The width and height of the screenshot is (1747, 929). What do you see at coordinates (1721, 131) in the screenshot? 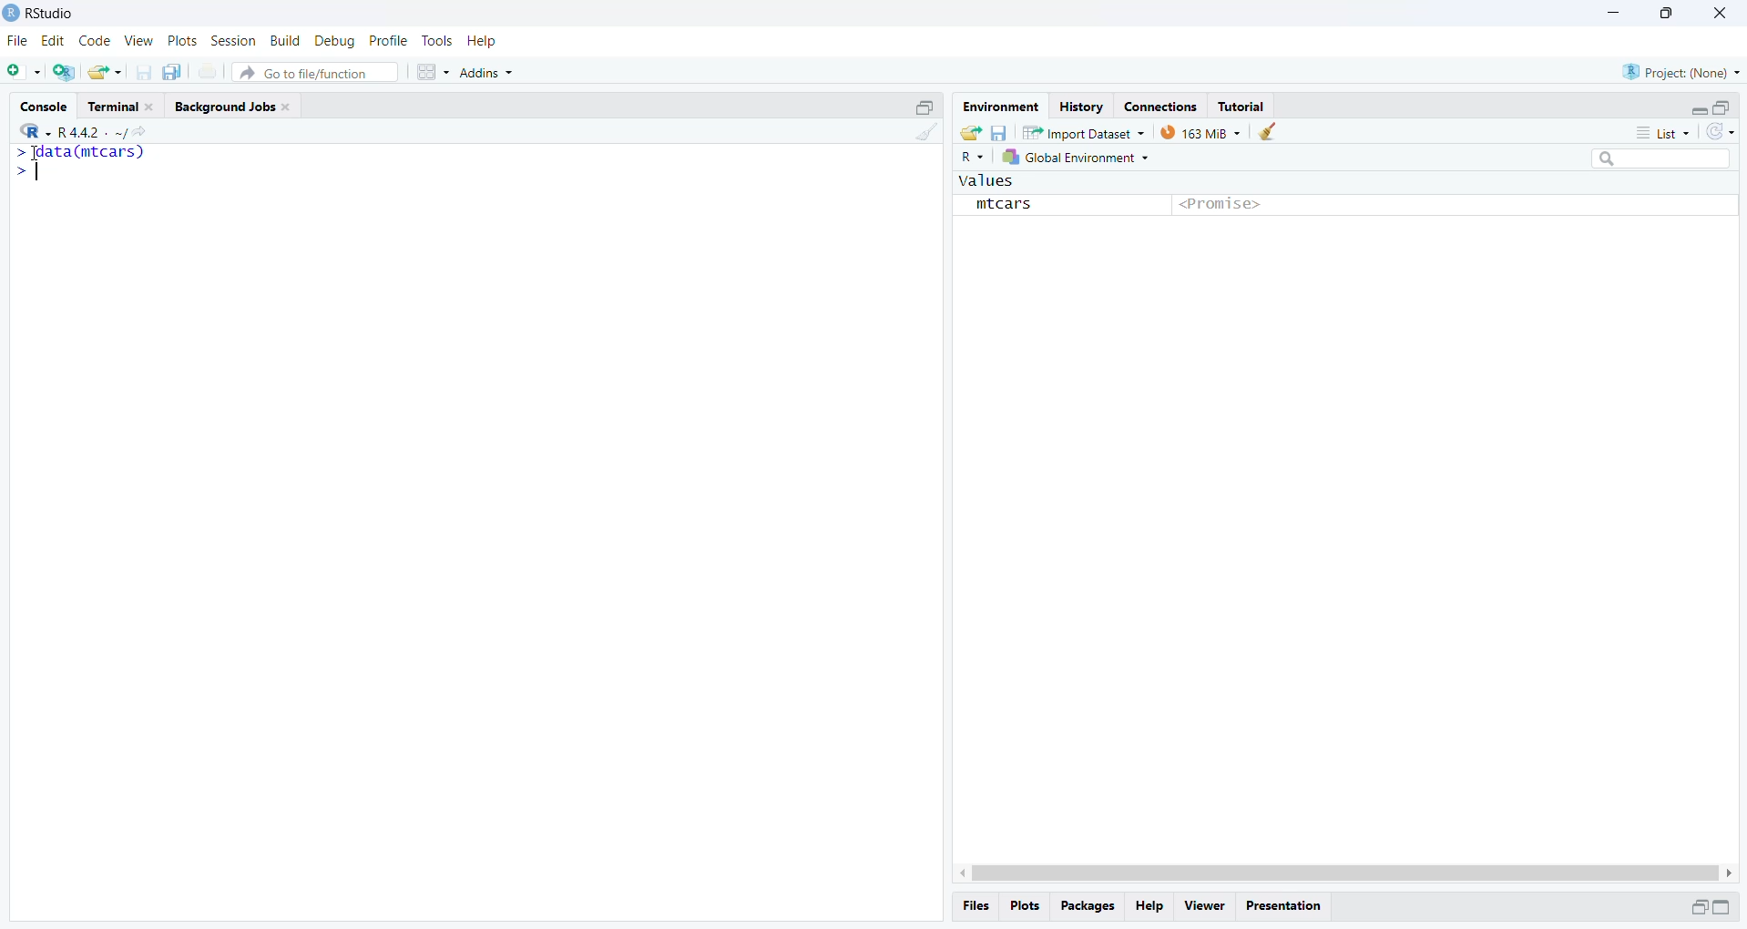
I see `sync` at bounding box center [1721, 131].